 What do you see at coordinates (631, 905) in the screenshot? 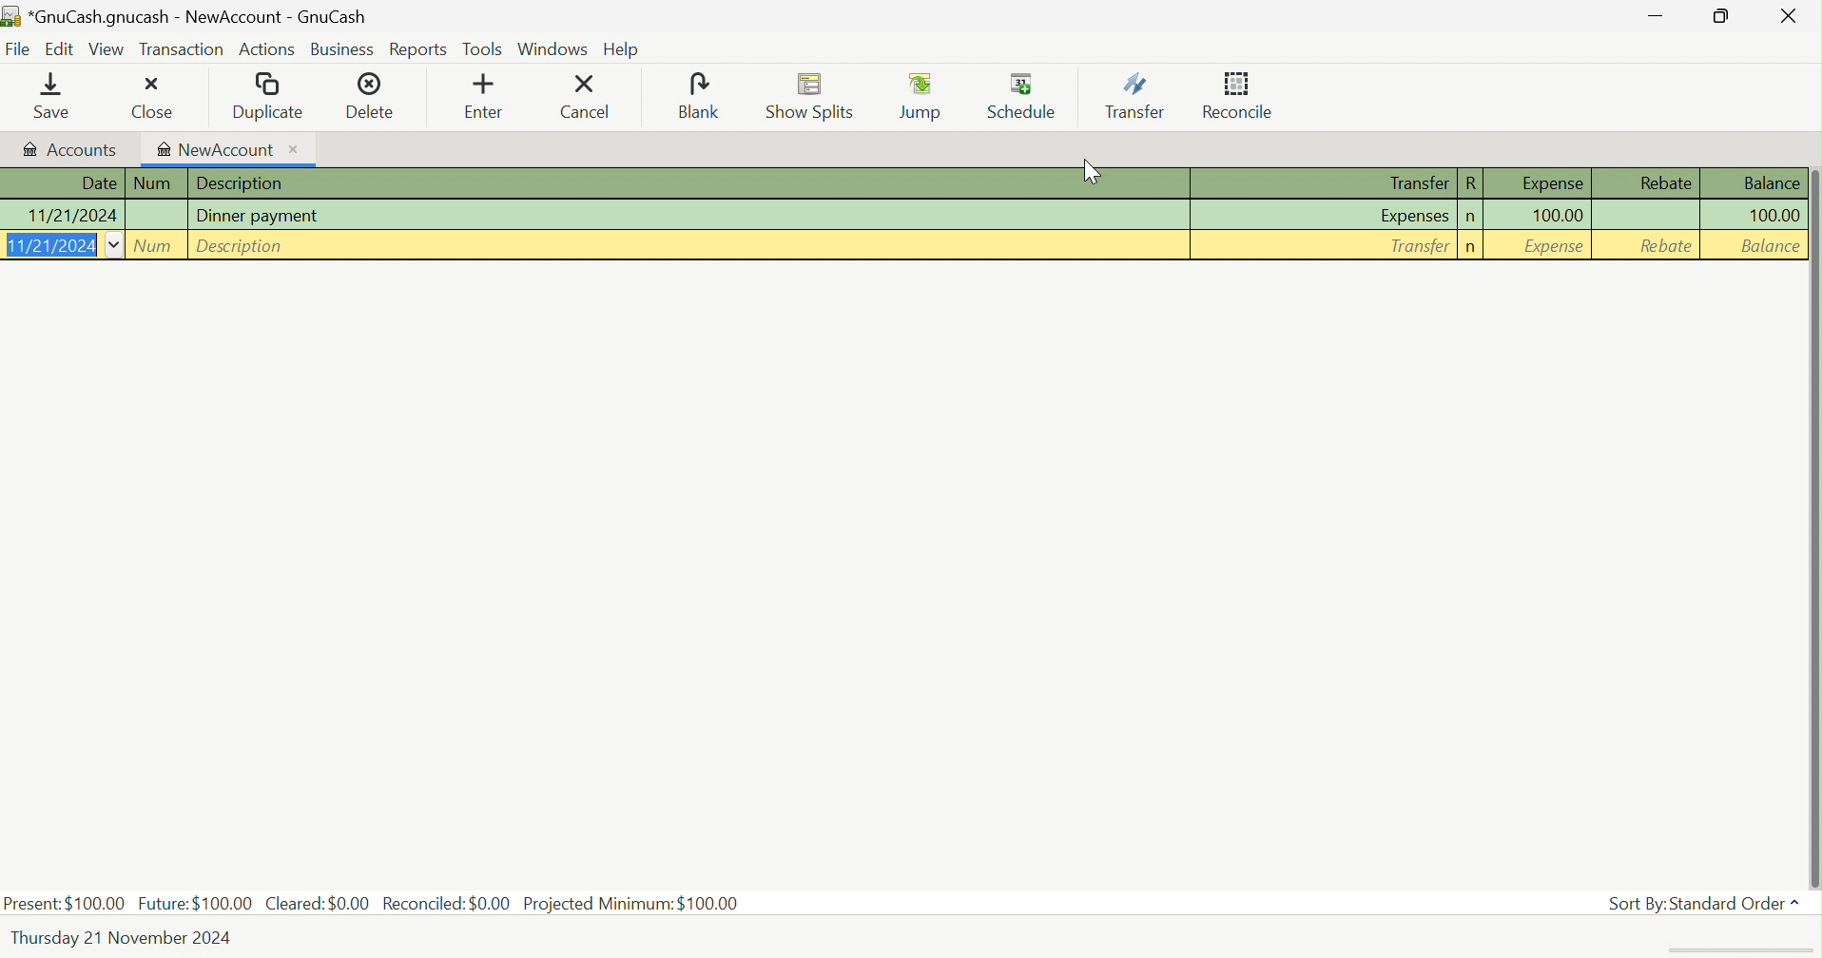
I see `Projected Minimum: $100.00` at bounding box center [631, 905].